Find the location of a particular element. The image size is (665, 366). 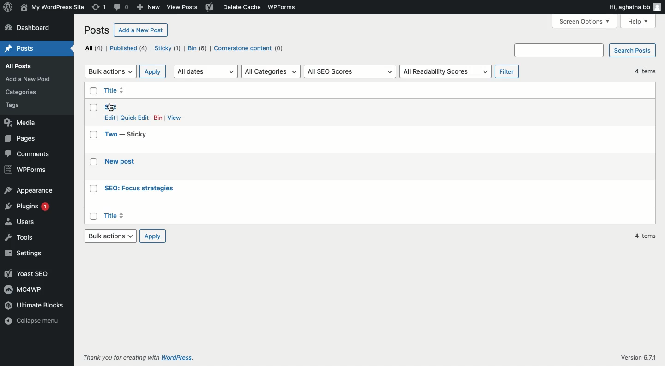

Sticky is located at coordinates (135, 135).